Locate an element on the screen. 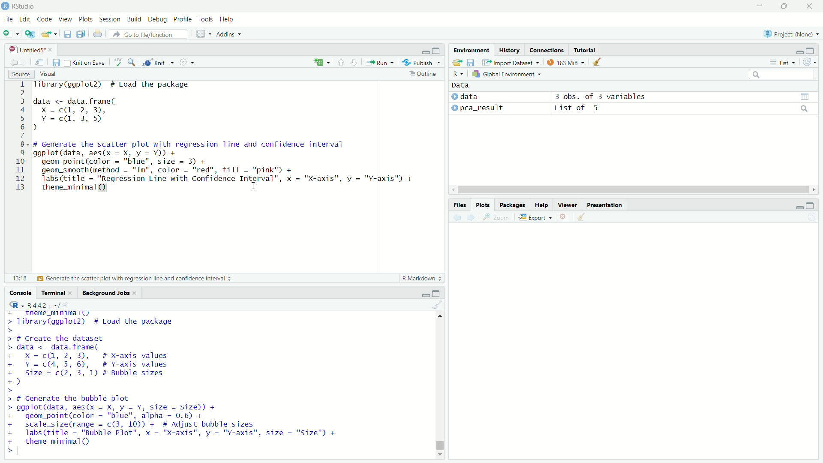 This screenshot has width=823, height=463. minimize is located at coordinates (426, 52).